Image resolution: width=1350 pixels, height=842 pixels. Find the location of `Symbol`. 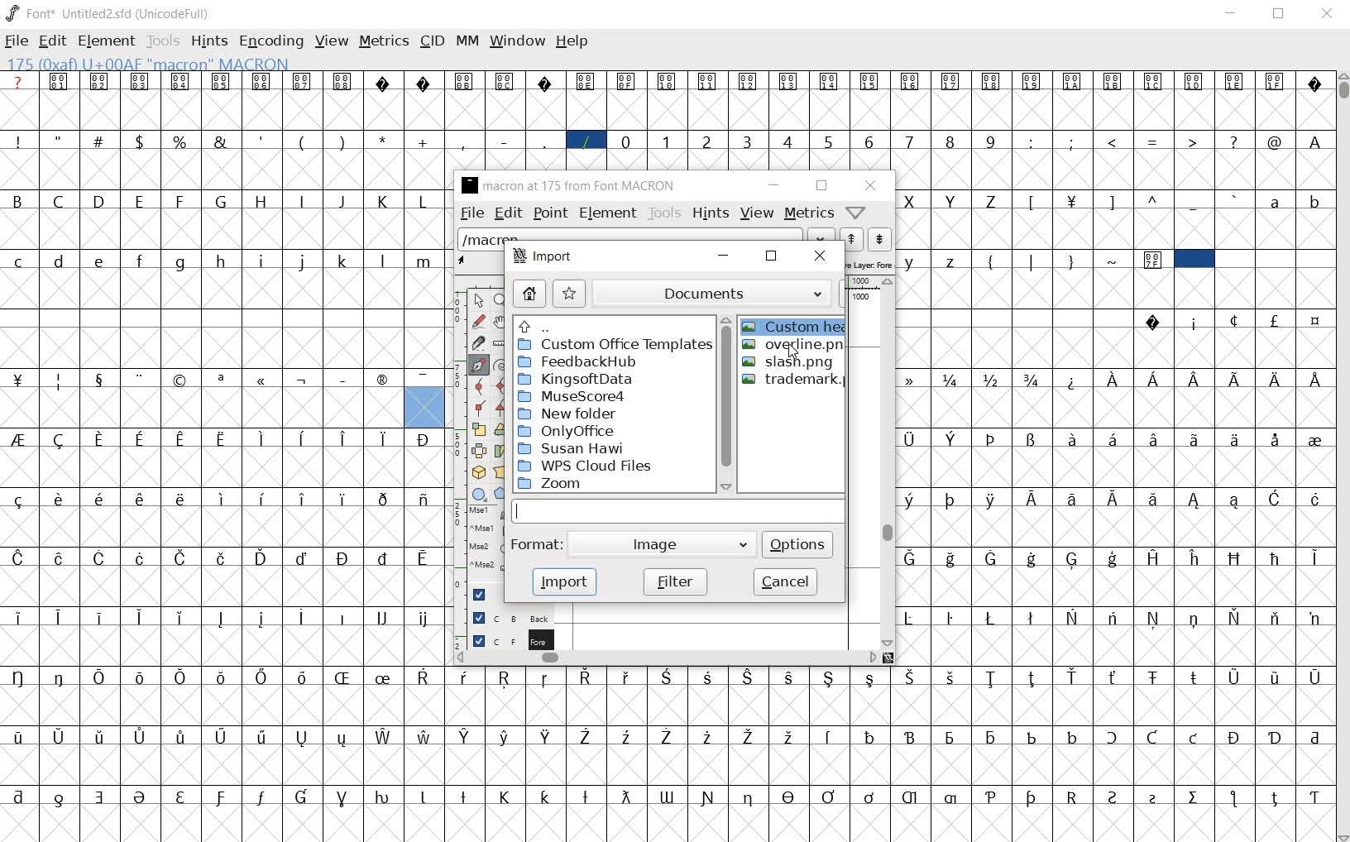

Symbol is located at coordinates (1233, 82).